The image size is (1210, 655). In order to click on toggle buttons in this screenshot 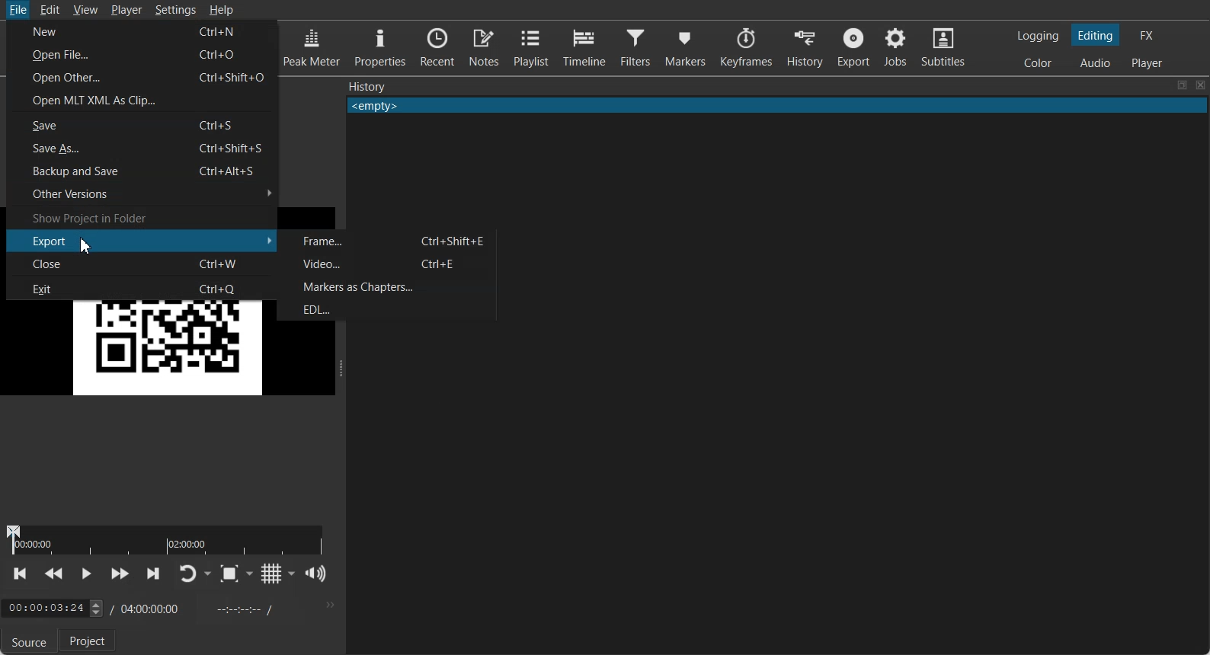, I will do `click(96, 609)`.